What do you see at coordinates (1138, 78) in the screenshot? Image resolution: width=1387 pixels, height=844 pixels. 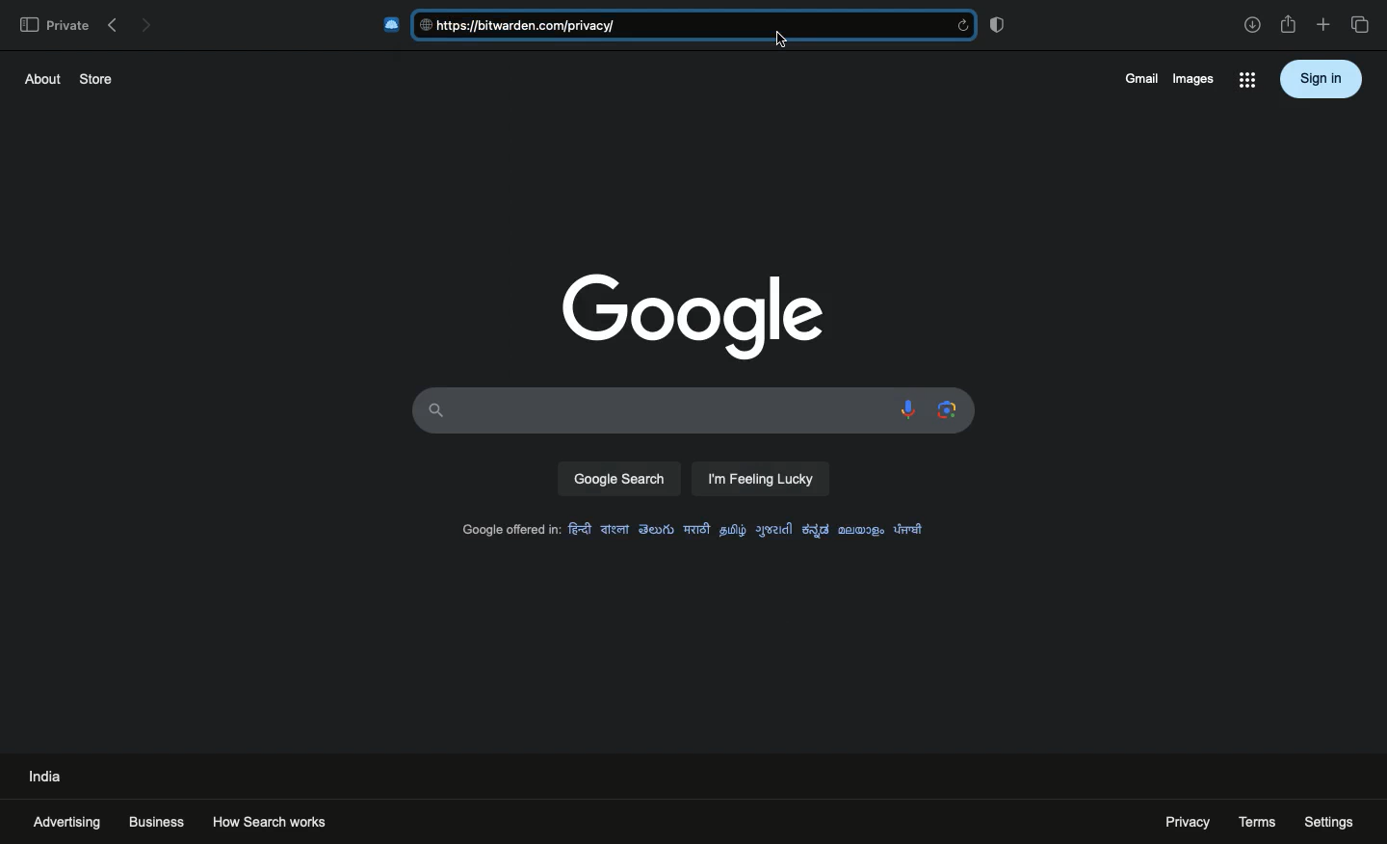 I see `gmail` at bounding box center [1138, 78].